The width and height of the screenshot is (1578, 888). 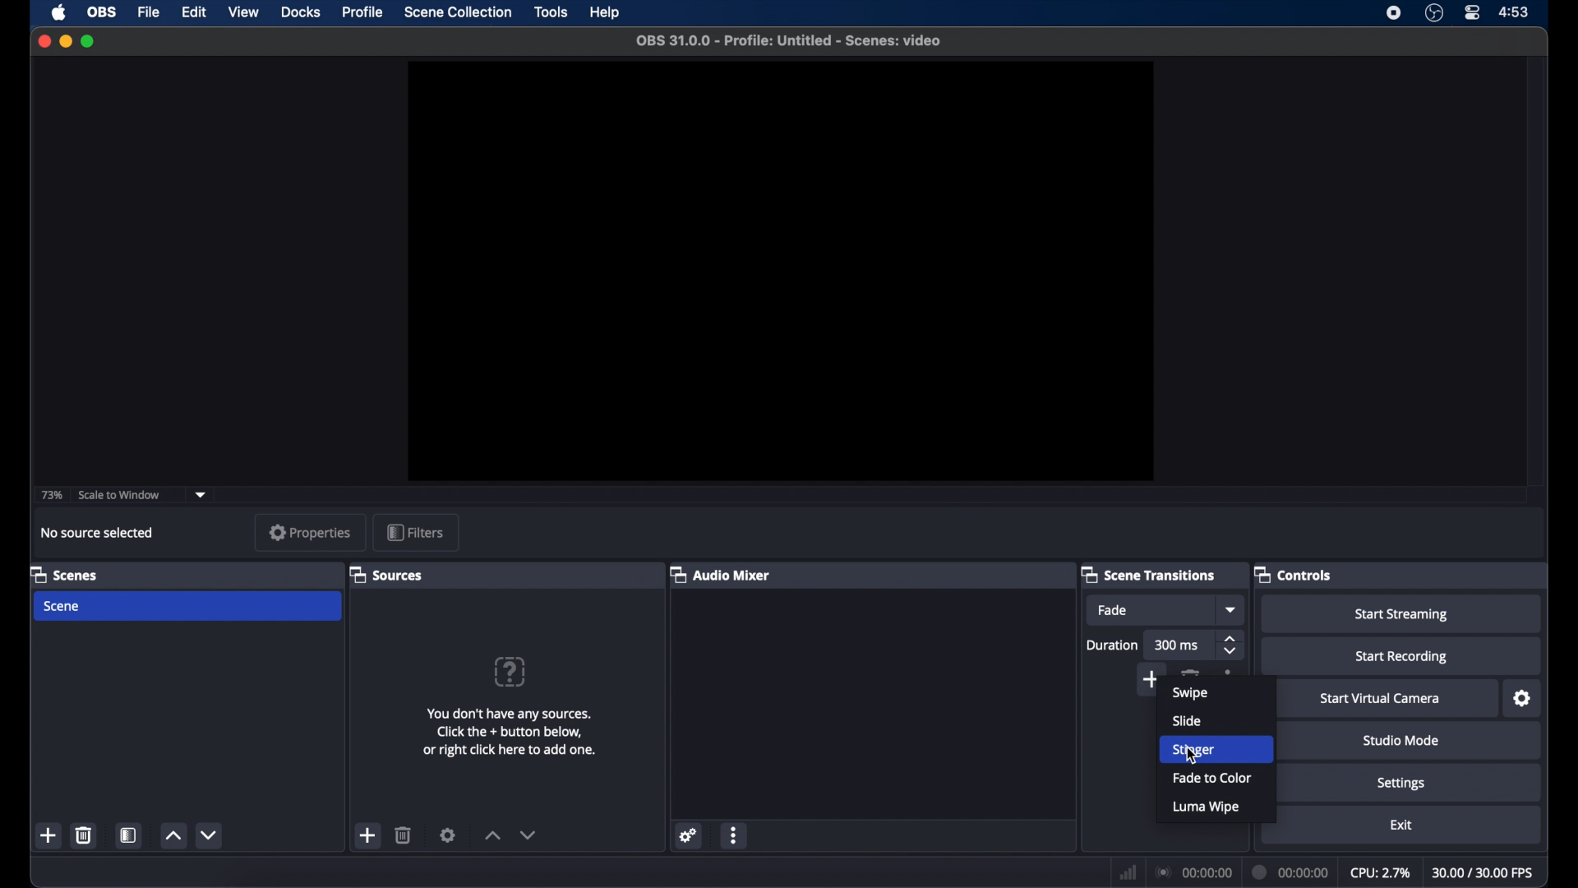 I want to click on scenes, so click(x=64, y=574).